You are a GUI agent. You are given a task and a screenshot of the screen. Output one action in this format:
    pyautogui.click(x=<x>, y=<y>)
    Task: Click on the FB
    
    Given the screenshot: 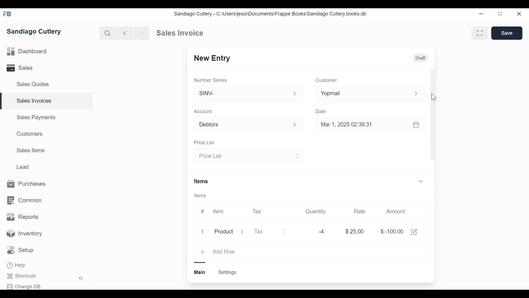 What is the action you would take?
    pyautogui.click(x=8, y=14)
    